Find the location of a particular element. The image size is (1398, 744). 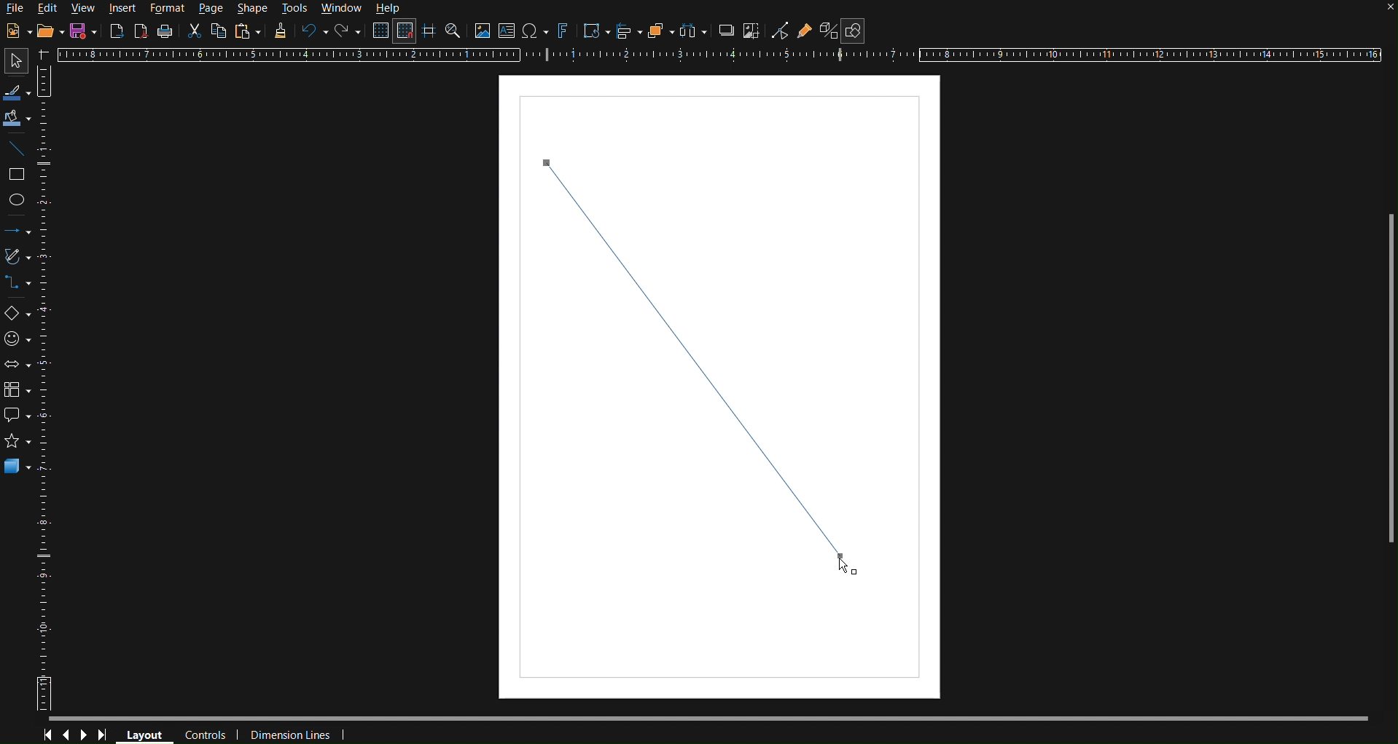

Align Objects is located at coordinates (629, 31).